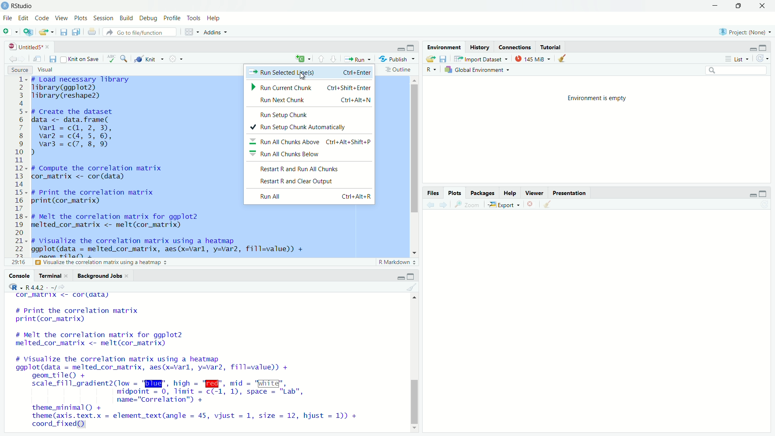  I want to click on minimize, so click(401, 46).